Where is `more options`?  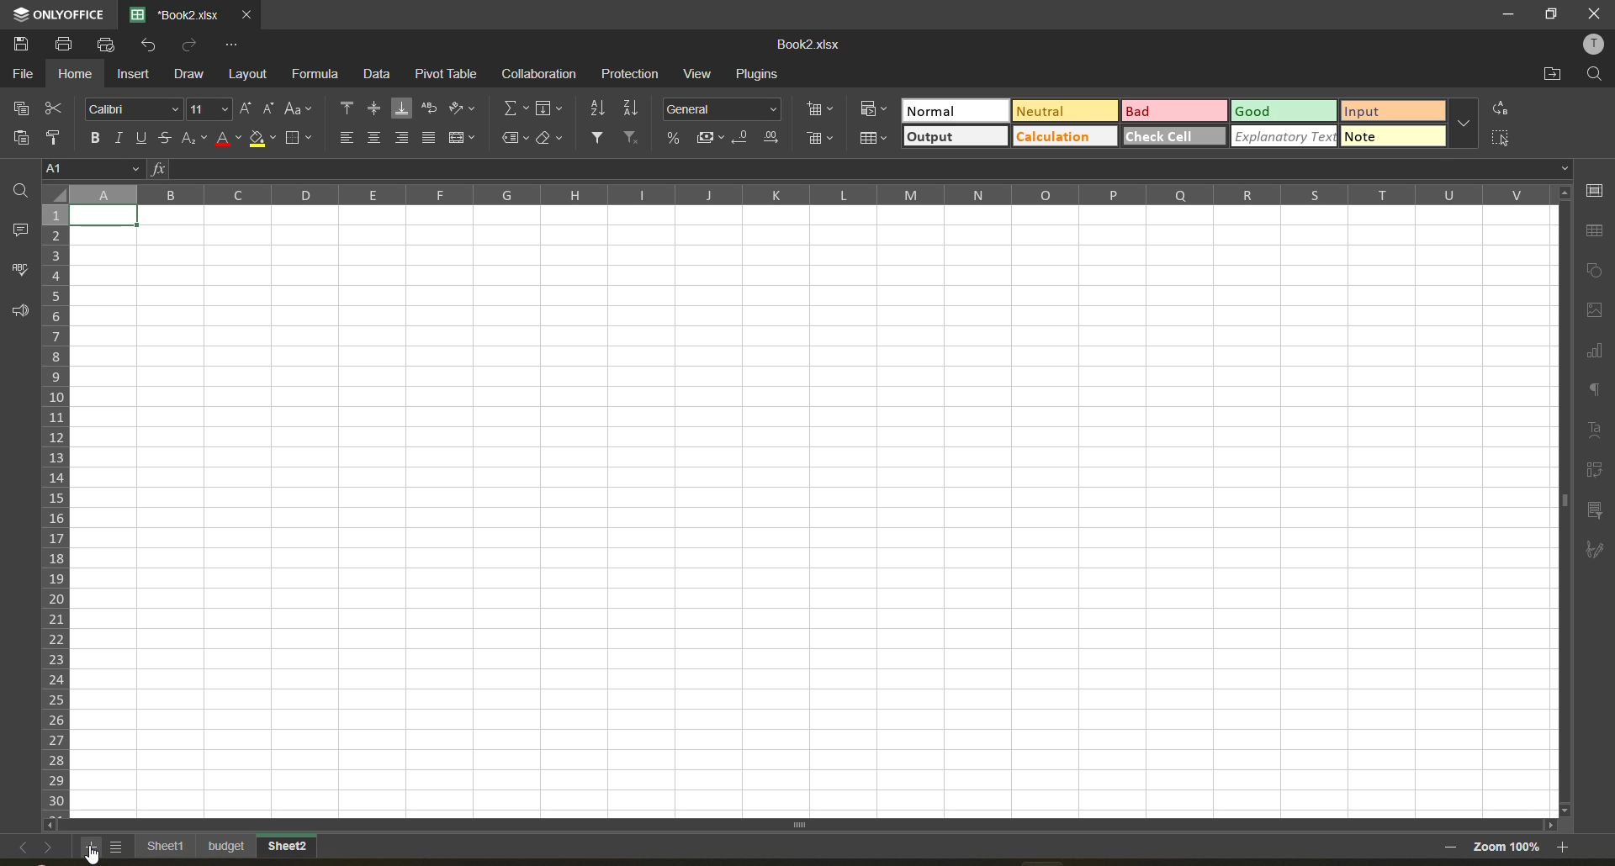 more options is located at coordinates (1464, 122).